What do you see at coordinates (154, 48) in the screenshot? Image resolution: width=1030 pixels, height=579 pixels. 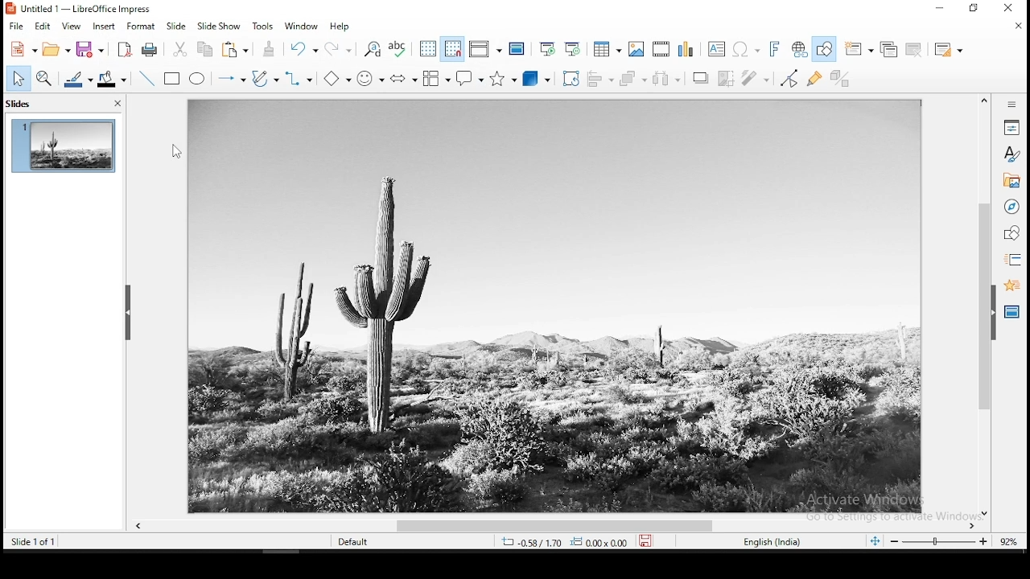 I see `print` at bounding box center [154, 48].